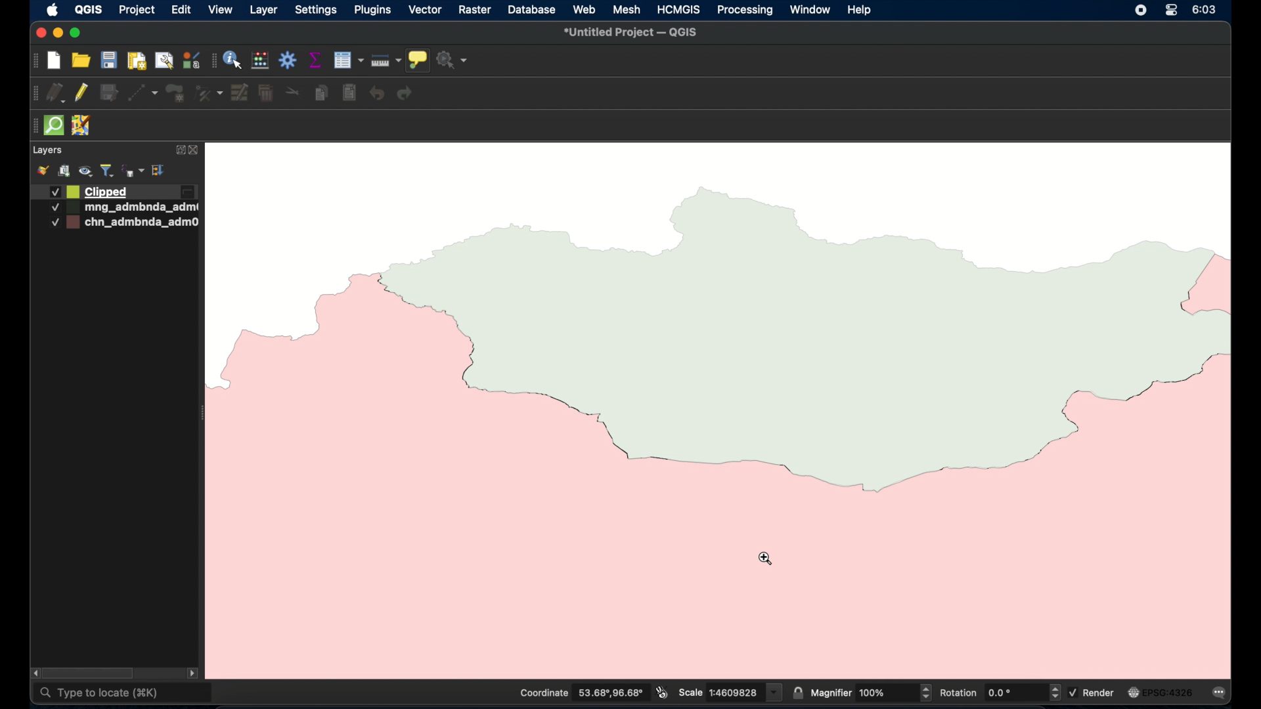 Image resolution: width=1261 pixels, height=709 pixels. I want to click on paste features, so click(350, 93).